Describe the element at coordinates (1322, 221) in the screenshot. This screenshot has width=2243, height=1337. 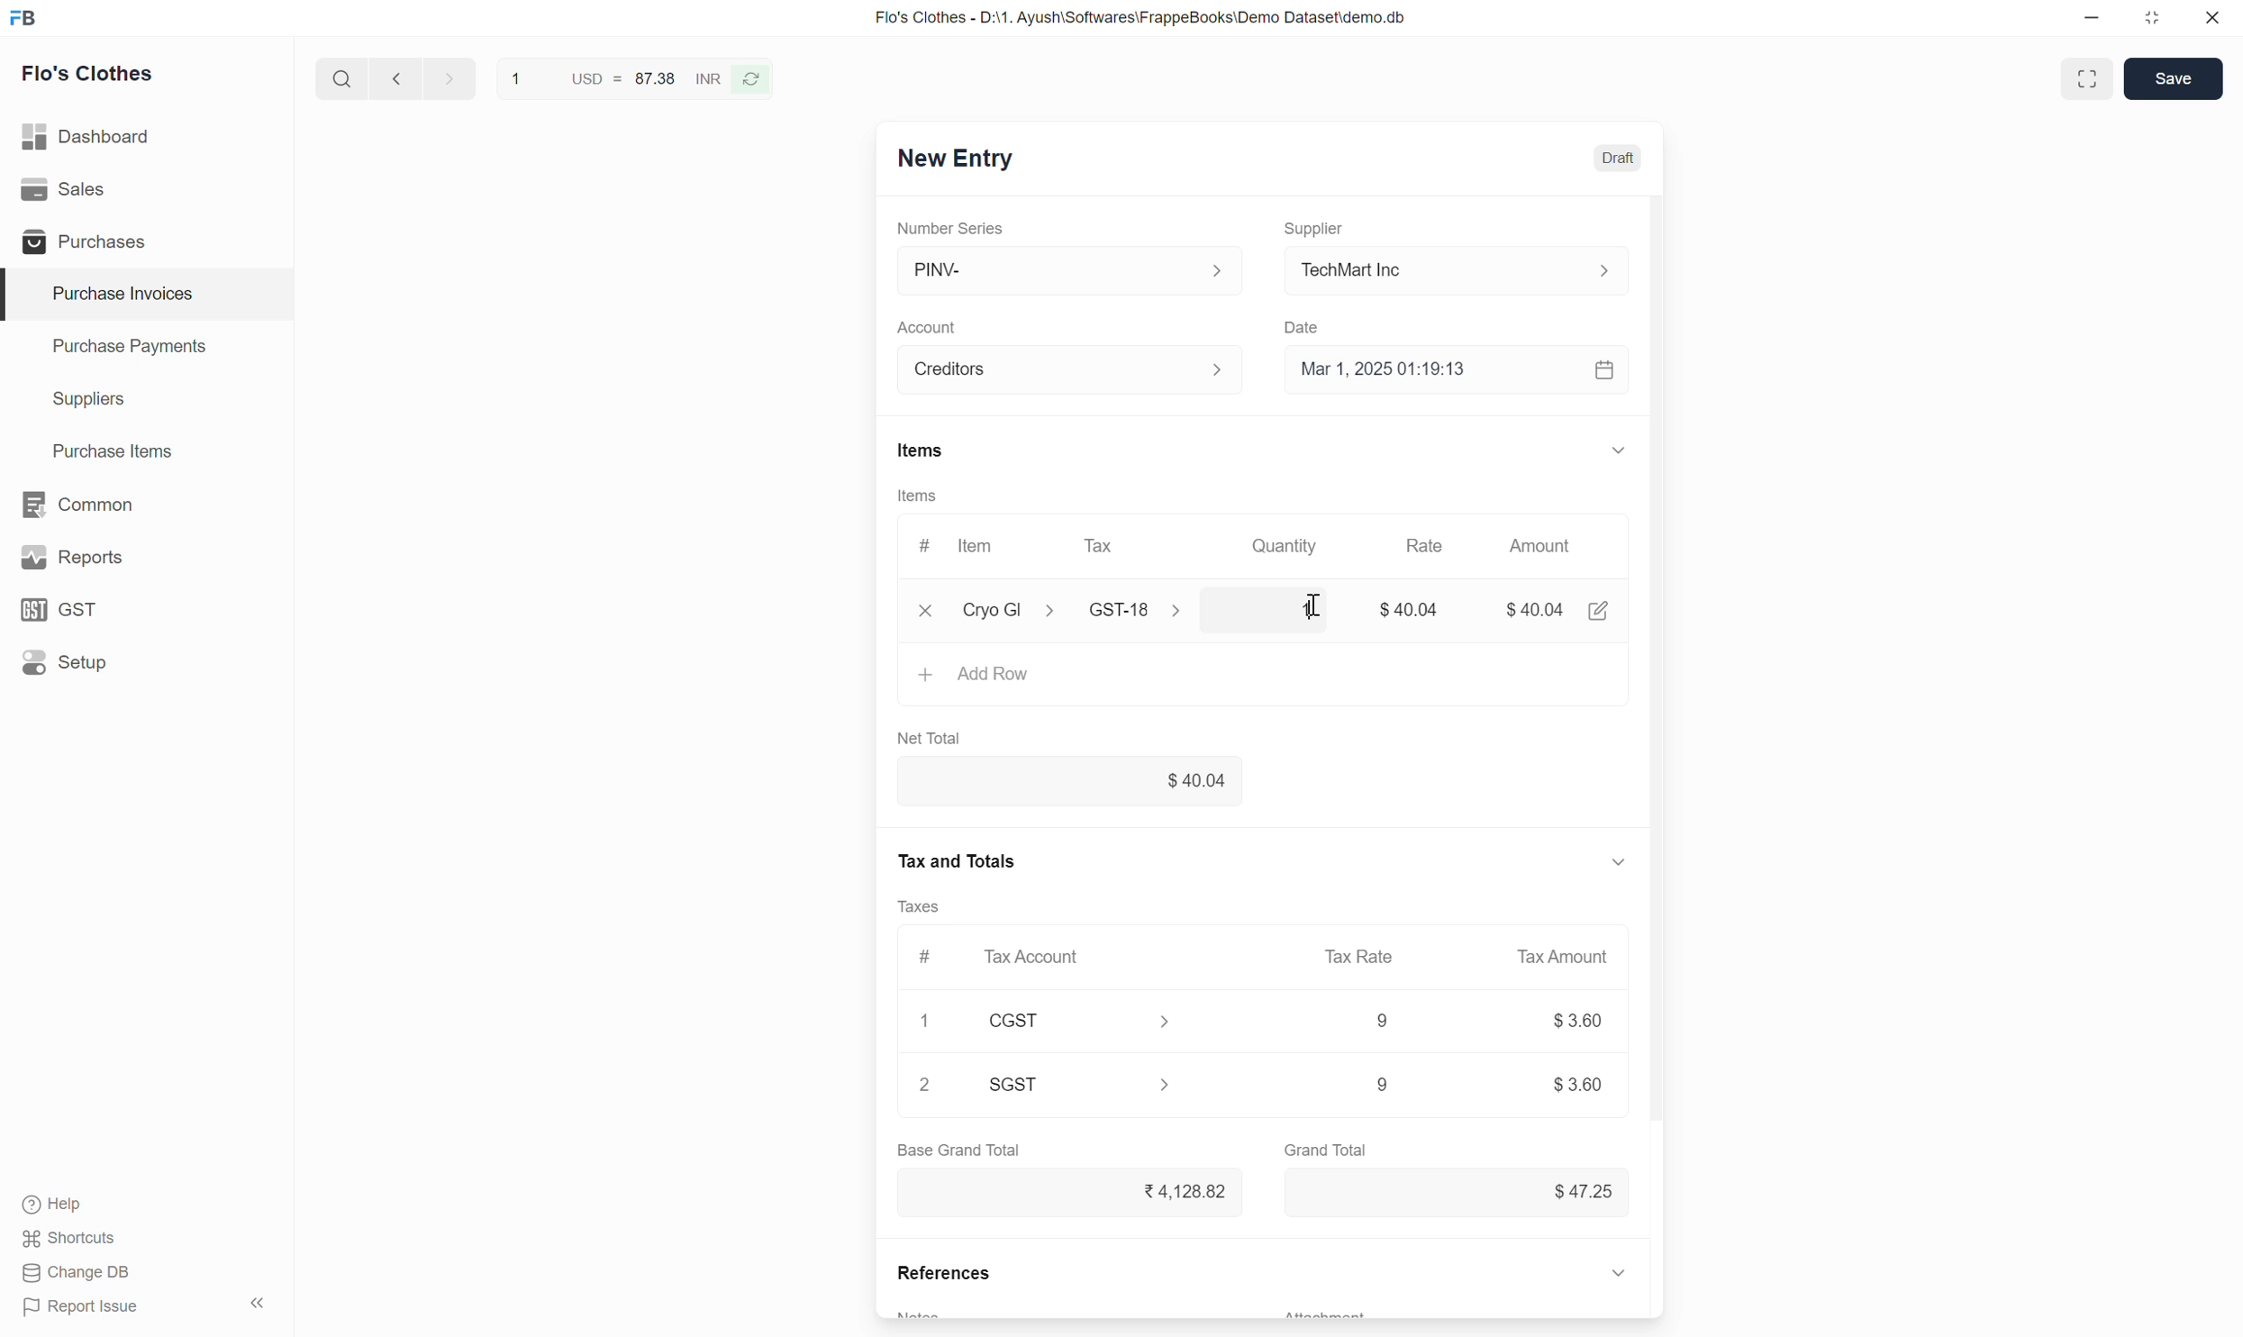
I see `Supplier` at that location.